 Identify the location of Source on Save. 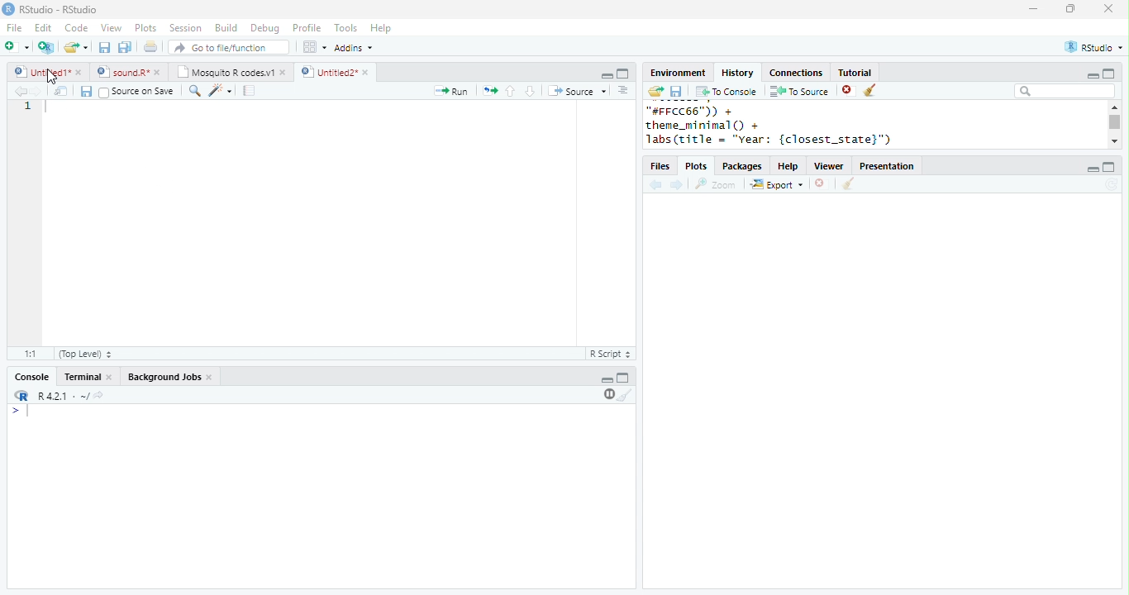
(136, 92).